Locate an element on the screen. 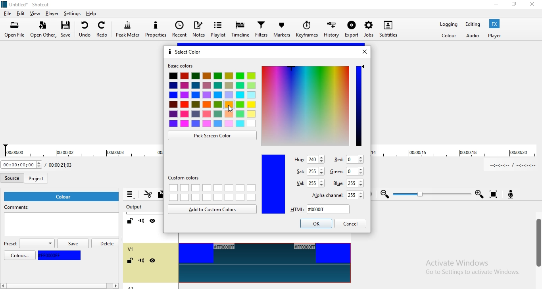 The height and width of the screenshot is (289, 542). color is located at coordinates (20, 256).